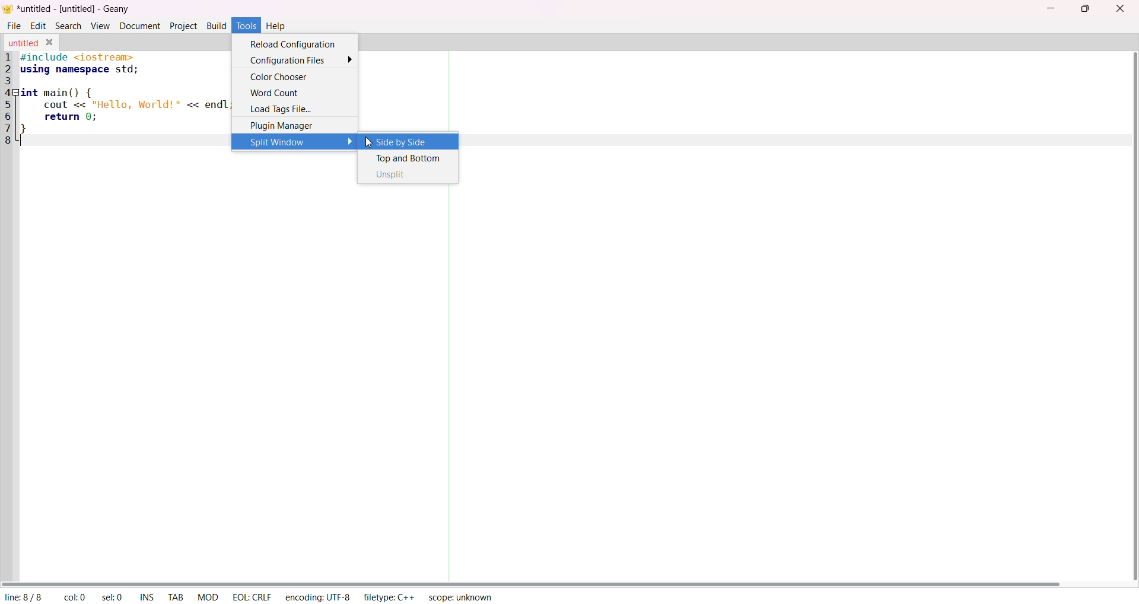  What do you see at coordinates (209, 596) in the screenshot?
I see `MOD` at bounding box center [209, 596].